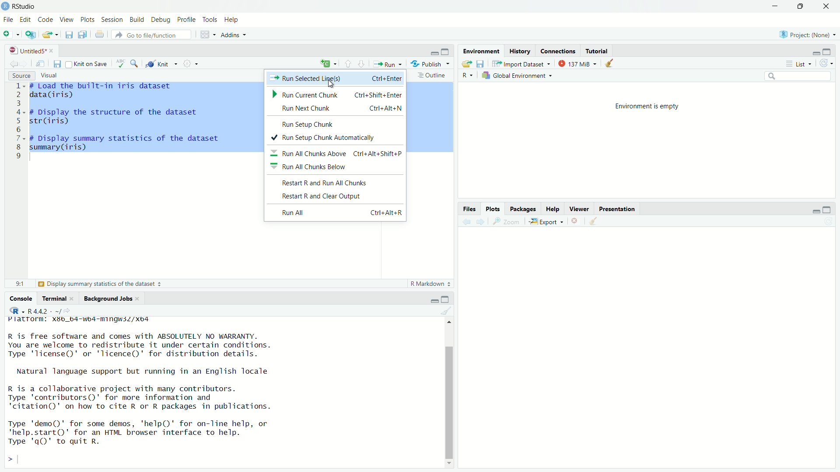 This screenshot has width=840, height=472. Describe the element at coordinates (617, 208) in the screenshot. I see `Presentation` at that location.